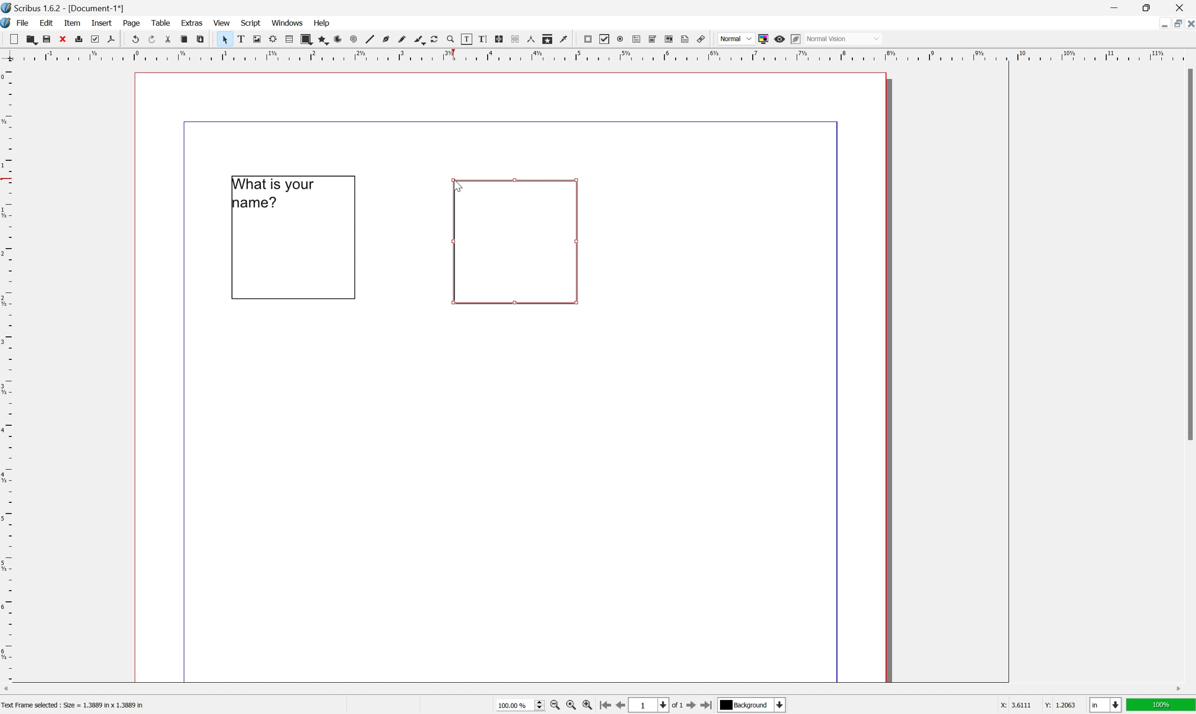 The width and height of the screenshot is (1196, 714). Describe the element at coordinates (514, 38) in the screenshot. I see `unlink text frames` at that location.